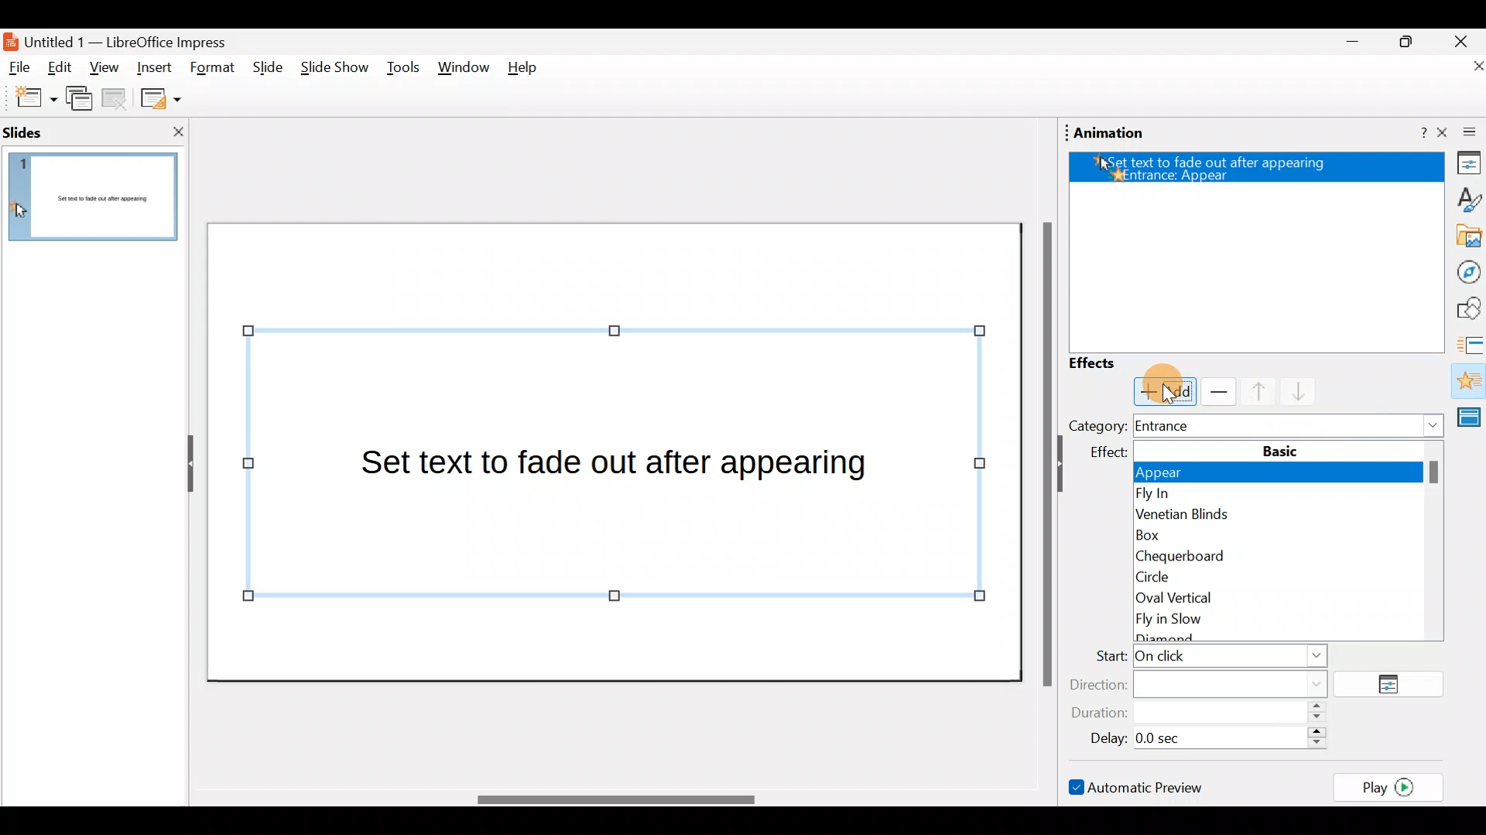 This screenshot has width=1486, height=835. What do you see at coordinates (333, 71) in the screenshot?
I see `Slide show` at bounding box center [333, 71].